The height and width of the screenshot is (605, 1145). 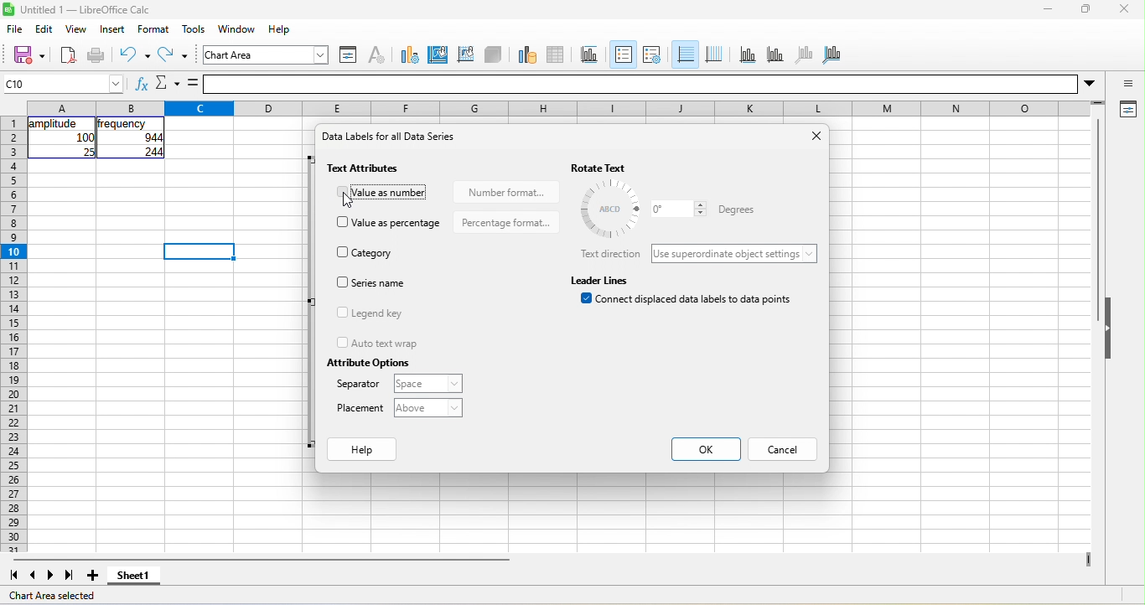 I want to click on save, so click(x=23, y=54).